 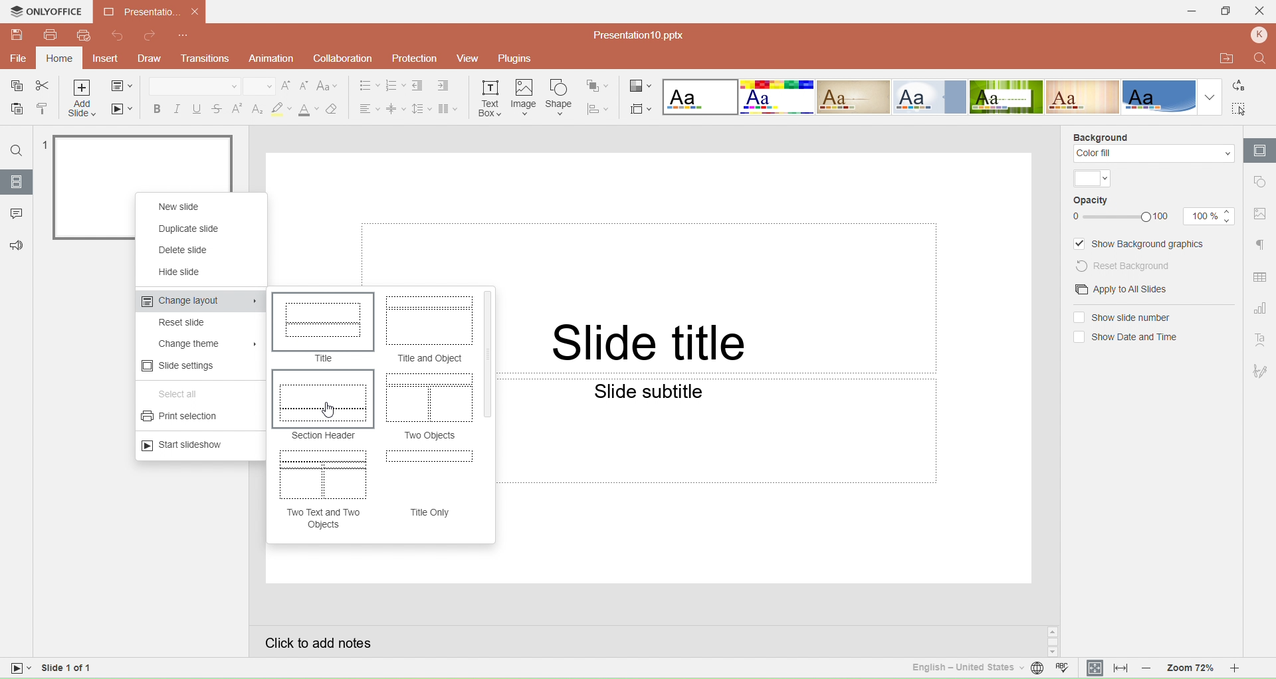 I want to click on Home, so click(x=59, y=58).